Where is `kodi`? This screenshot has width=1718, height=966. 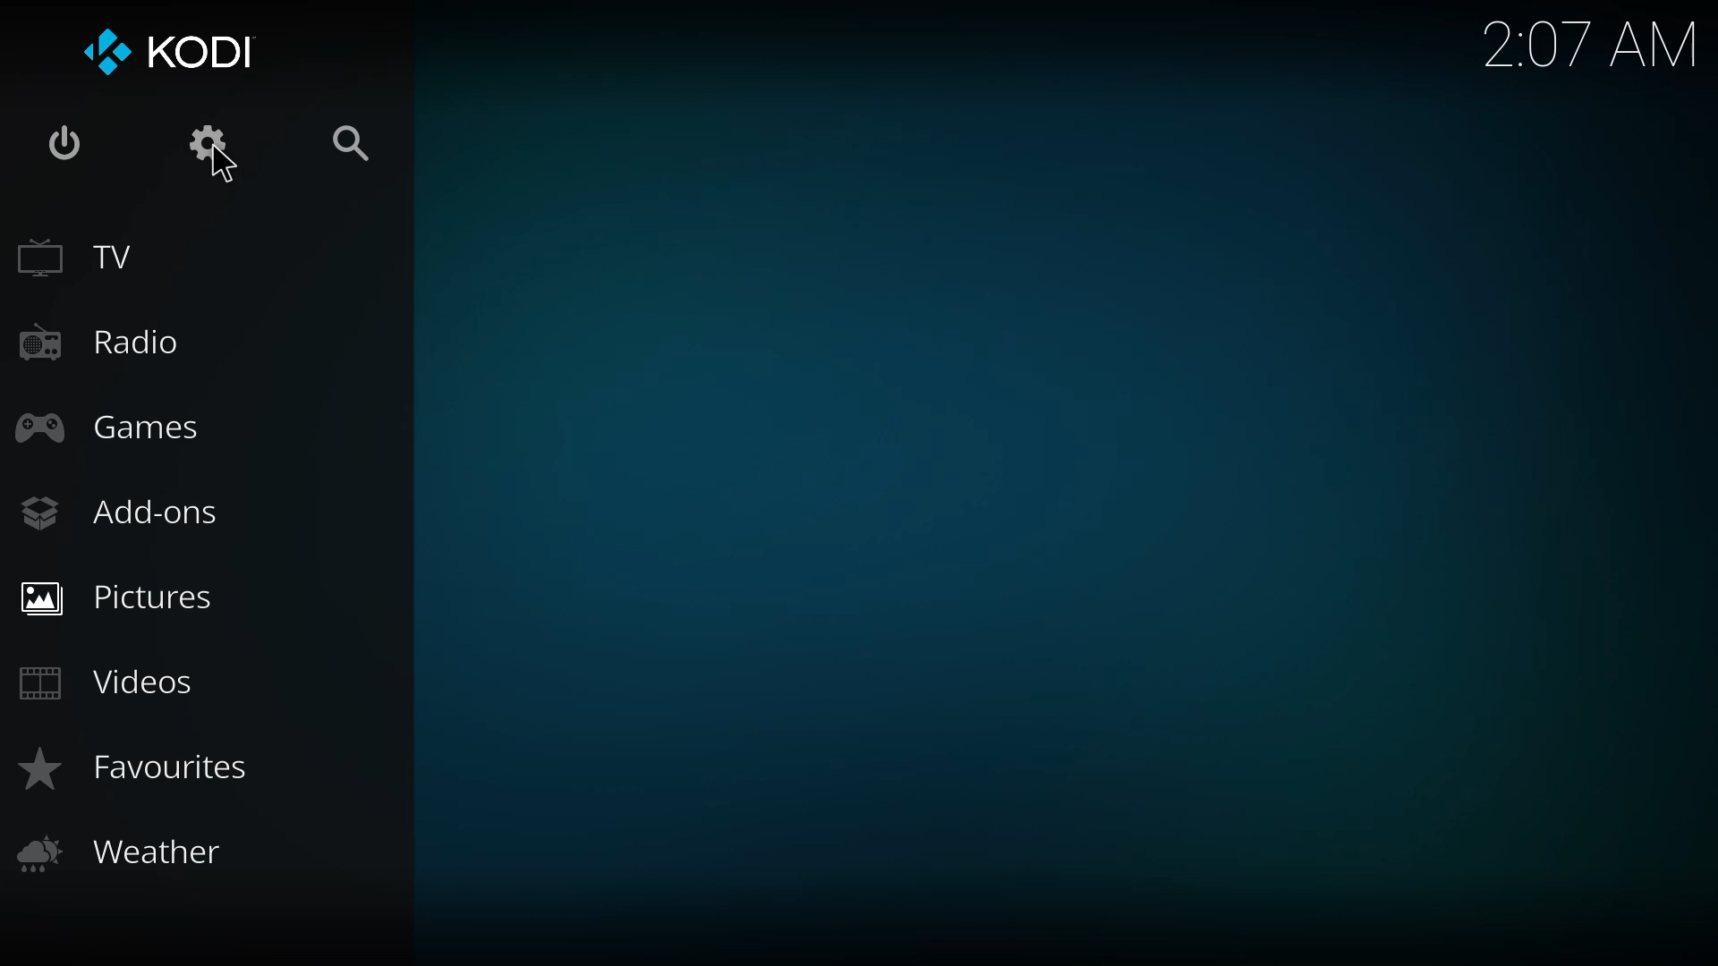
kodi is located at coordinates (178, 55).